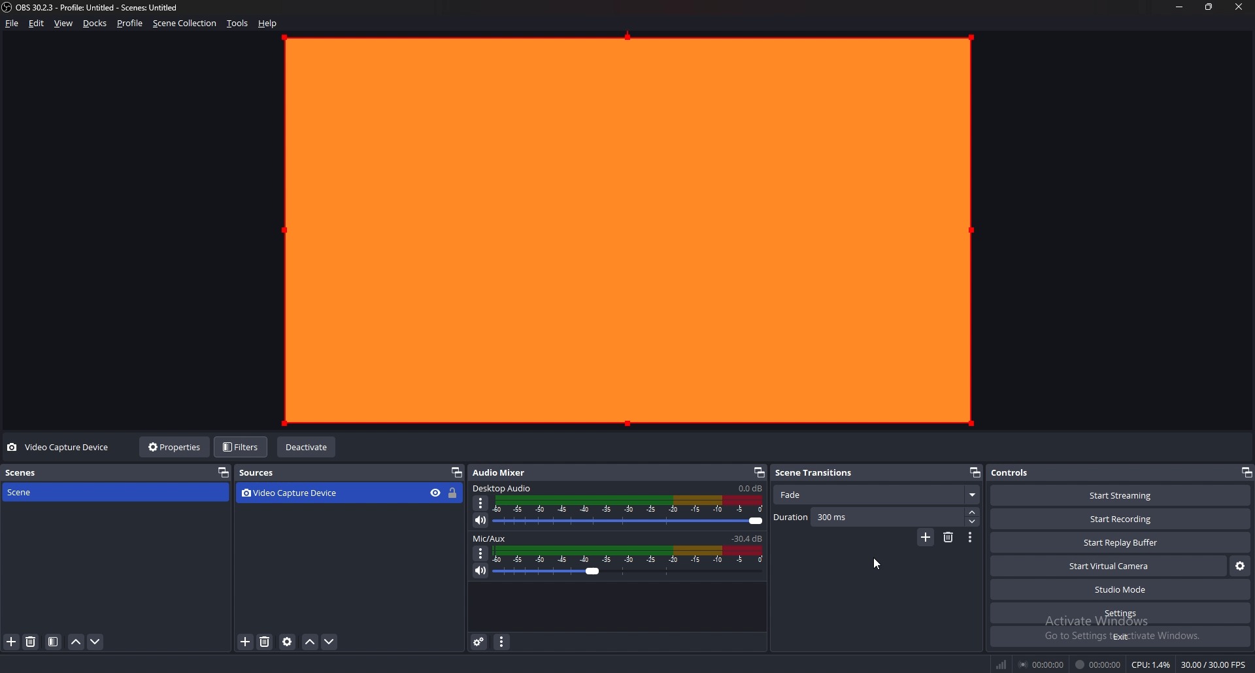 Image resolution: width=1255 pixels, height=673 pixels. What do you see at coordinates (878, 566) in the screenshot?
I see `cursor` at bounding box center [878, 566].